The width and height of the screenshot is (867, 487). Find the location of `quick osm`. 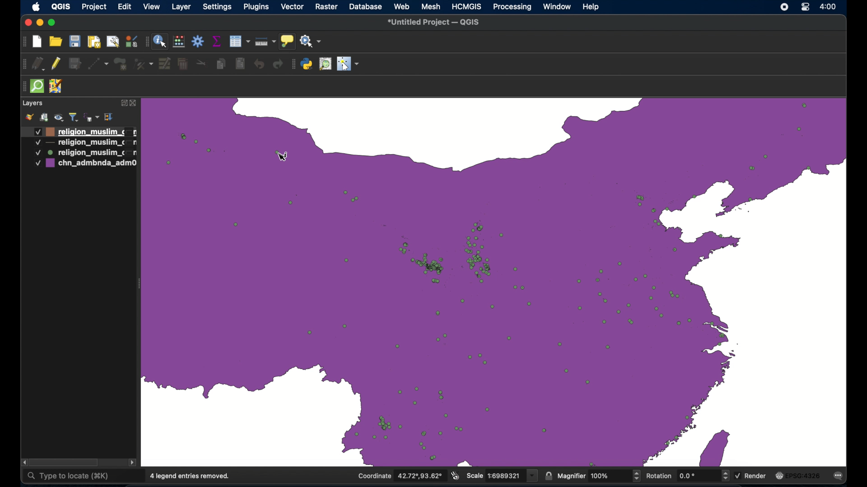

quick osm is located at coordinates (38, 87).